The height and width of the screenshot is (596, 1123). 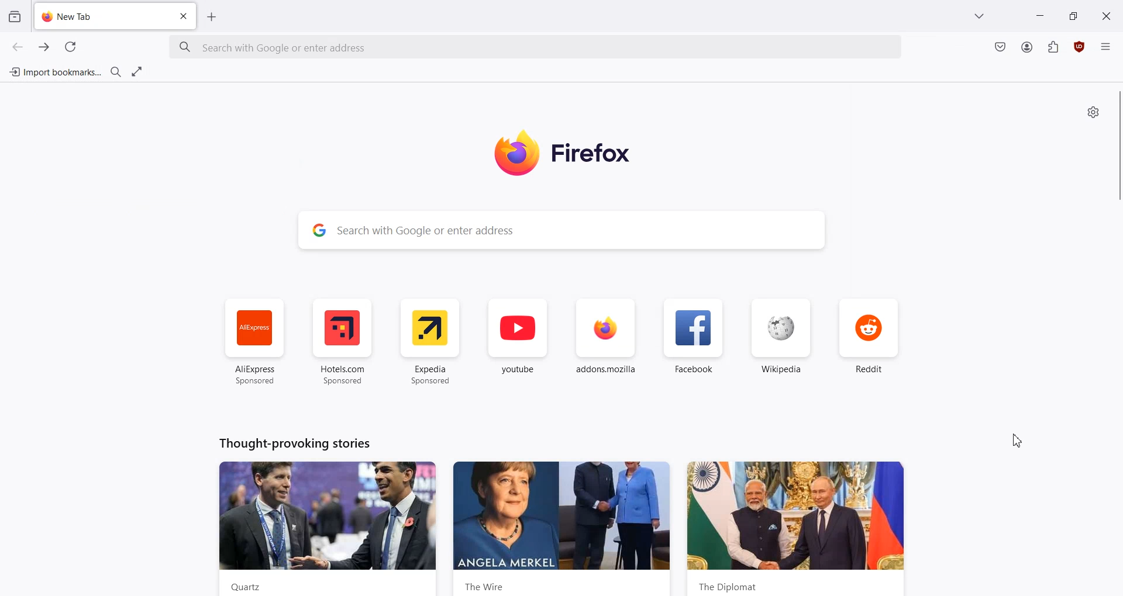 I want to click on Cursor, so click(x=1018, y=439).